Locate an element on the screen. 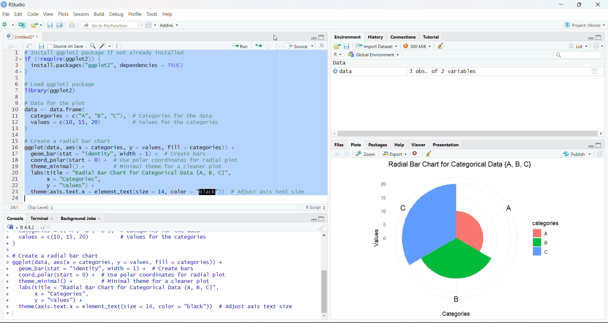 The height and width of the screenshot is (323, 608). code tools is located at coordinates (105, 46).